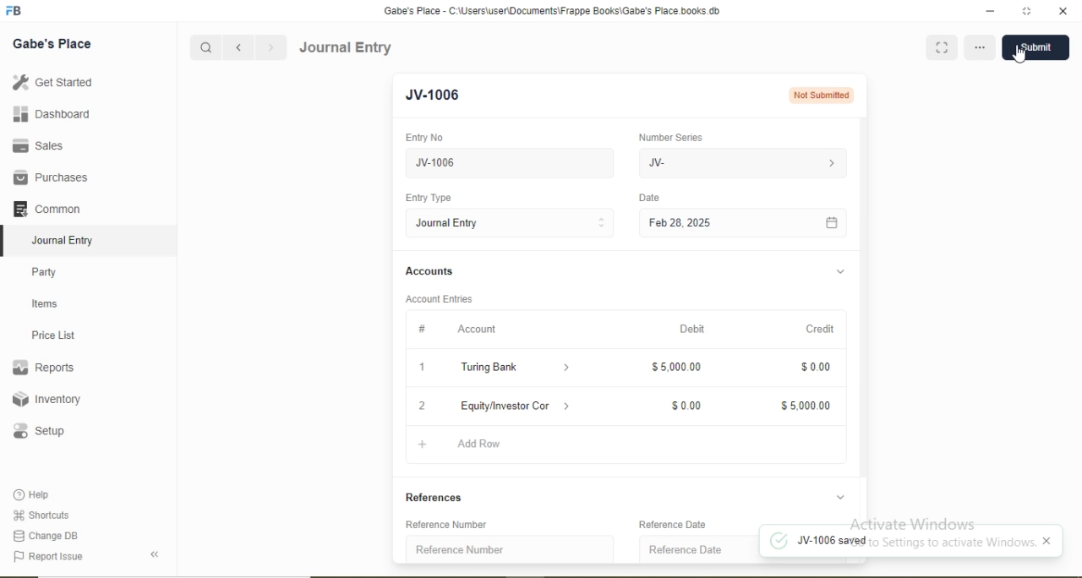 Image resolution: width=1082 pixels, height=578 pixels. What do you see at coordinates (692, 329) in the screenshot?
I see `Debit` at bounding box center [692, 329].